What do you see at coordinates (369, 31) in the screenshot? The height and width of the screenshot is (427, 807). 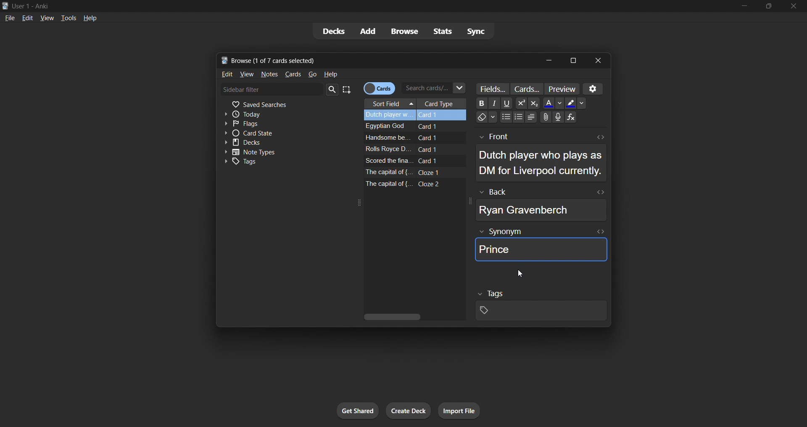 I see `add` at bounding box center [369, 31].